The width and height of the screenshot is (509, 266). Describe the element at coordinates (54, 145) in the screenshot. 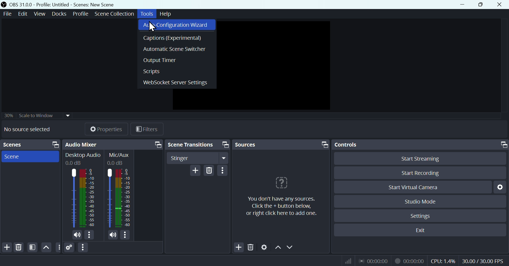

I see `screen resize` at that location.